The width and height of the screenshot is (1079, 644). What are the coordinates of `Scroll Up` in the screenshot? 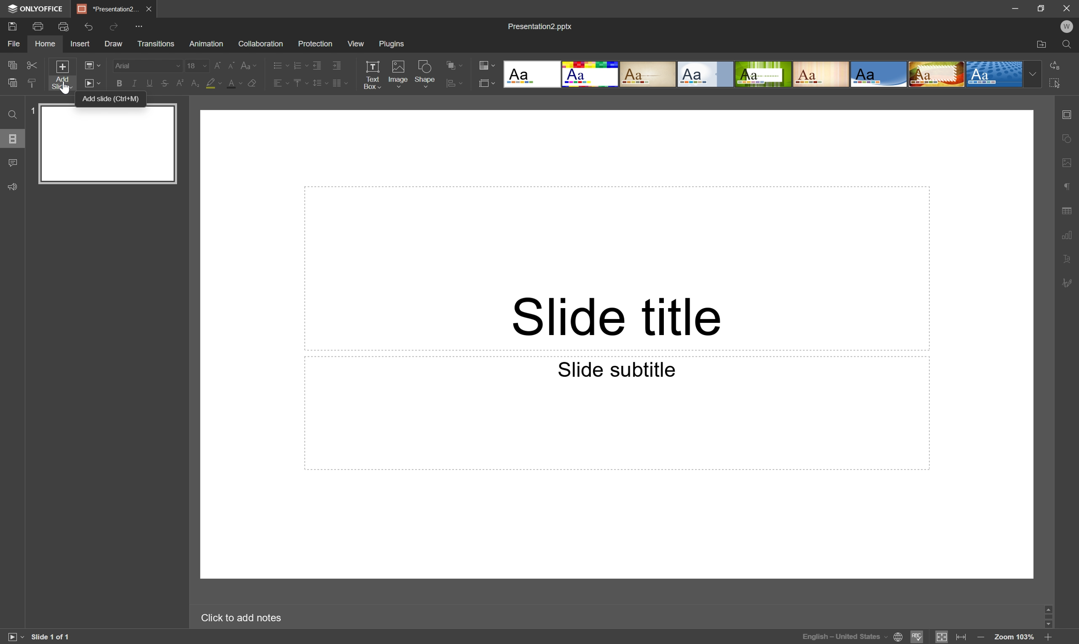 It's located at (1053, 607).